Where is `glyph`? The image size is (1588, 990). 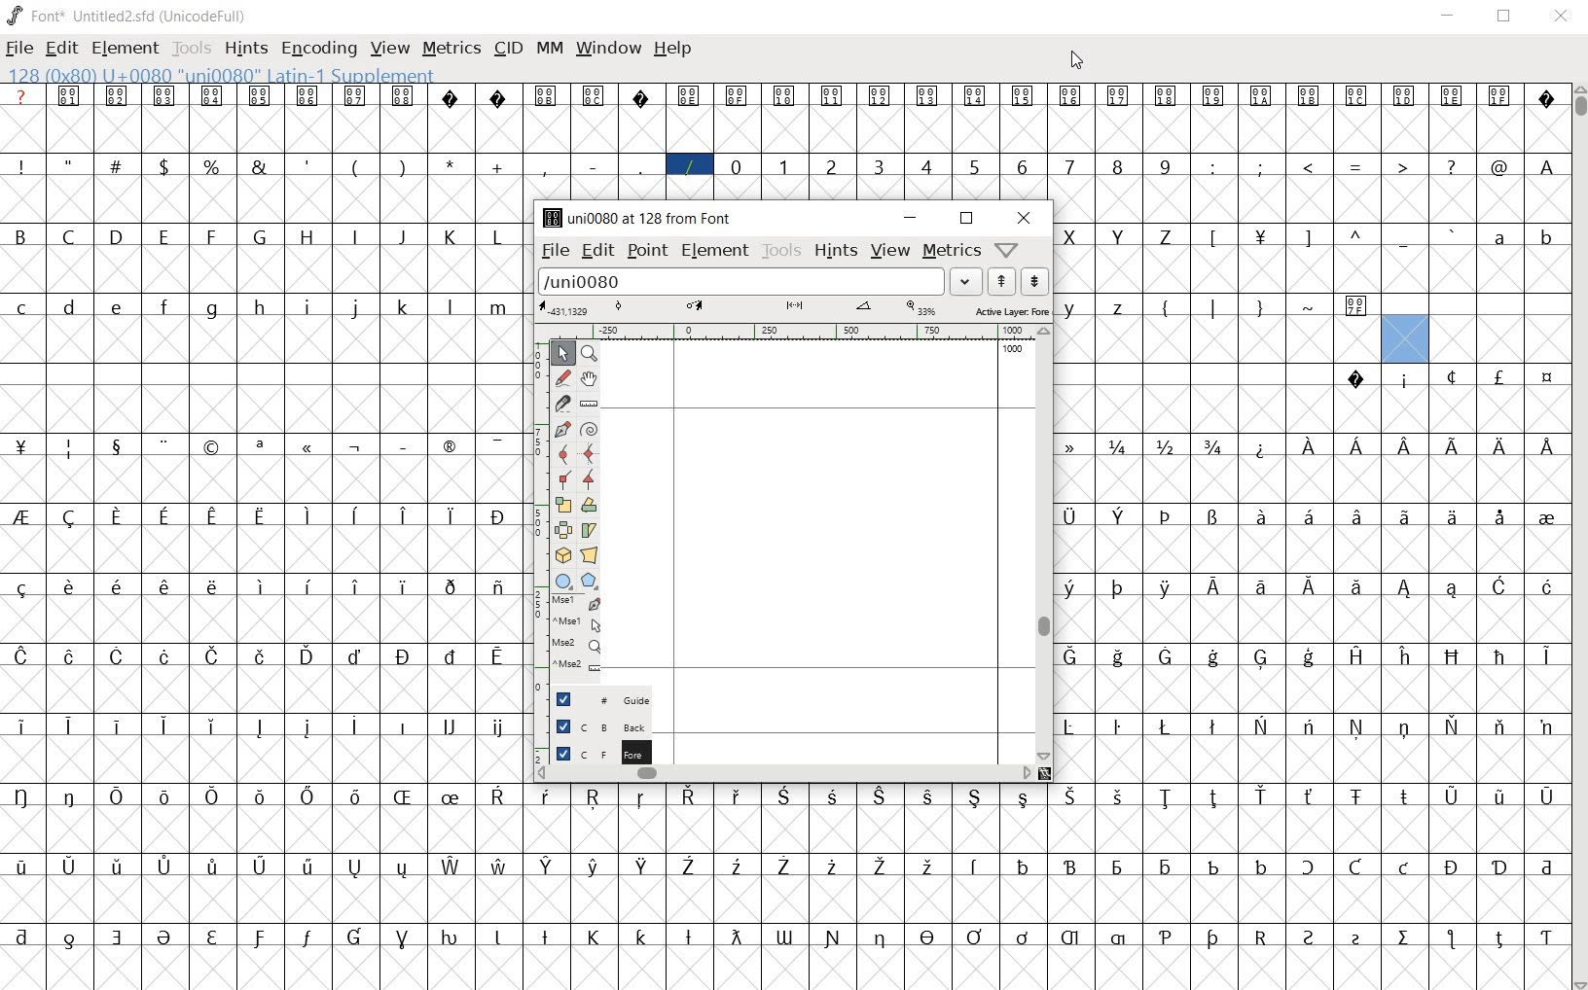 glyph is located at coordinates (925, 165).